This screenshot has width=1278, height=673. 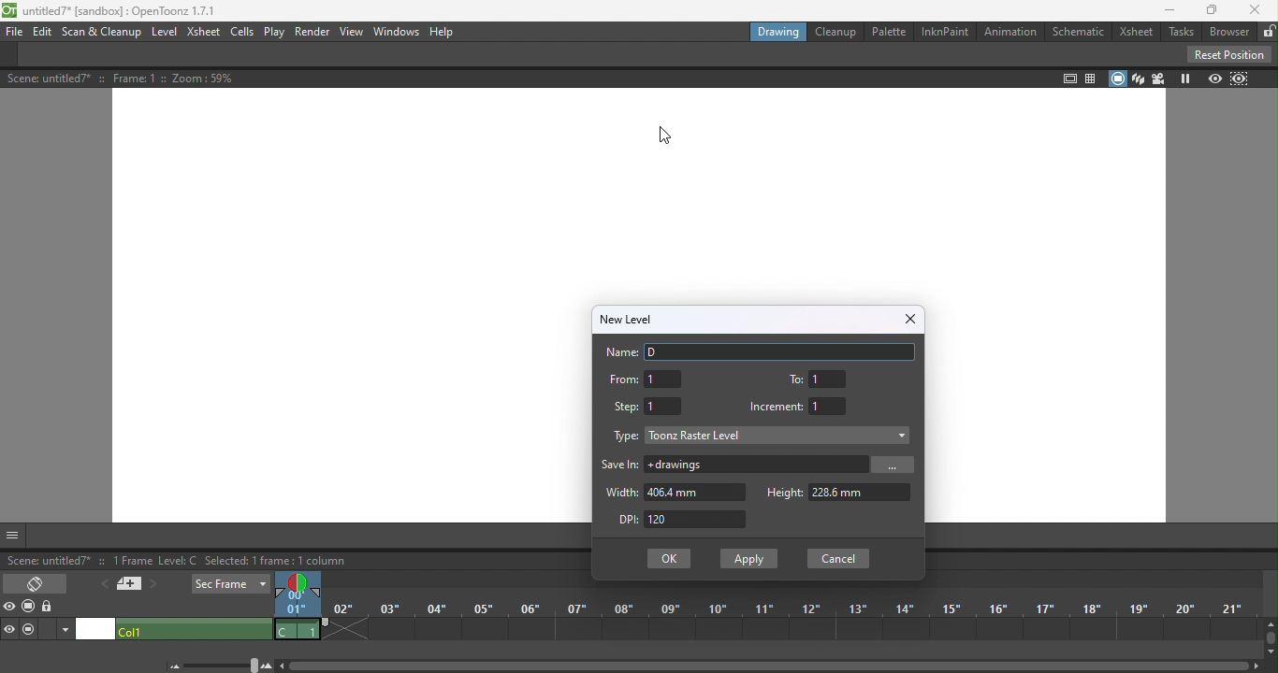 I want to click on Maximize, so click(x=1206, y=10).